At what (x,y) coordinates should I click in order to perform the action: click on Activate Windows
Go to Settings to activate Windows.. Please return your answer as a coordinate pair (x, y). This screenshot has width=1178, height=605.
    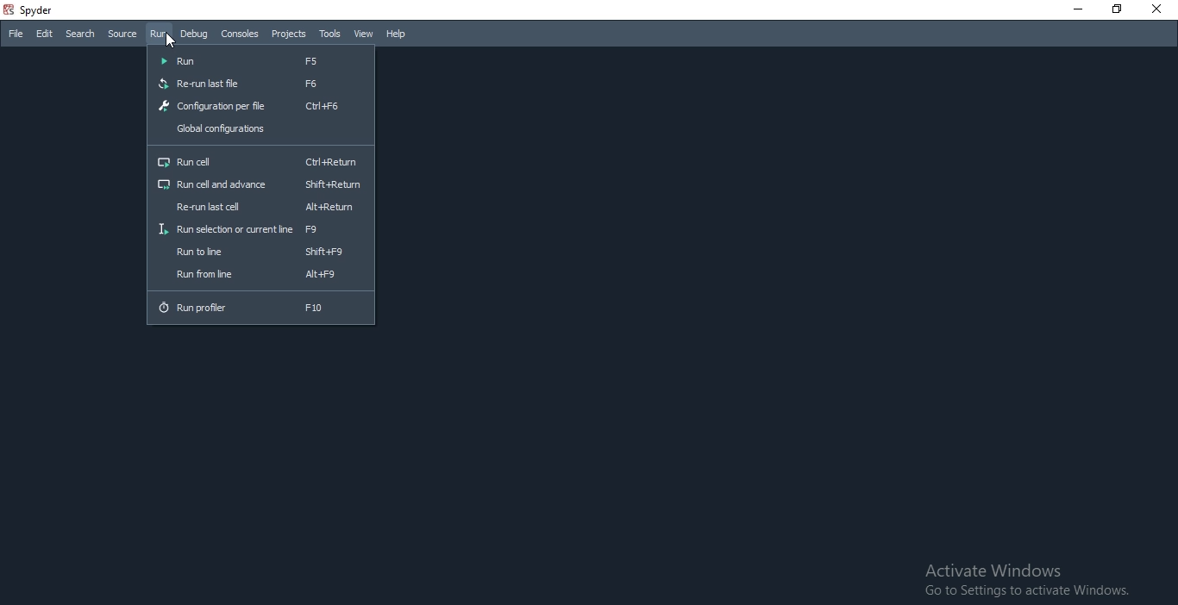
    Looking at the image, I should click on (1025, 581).